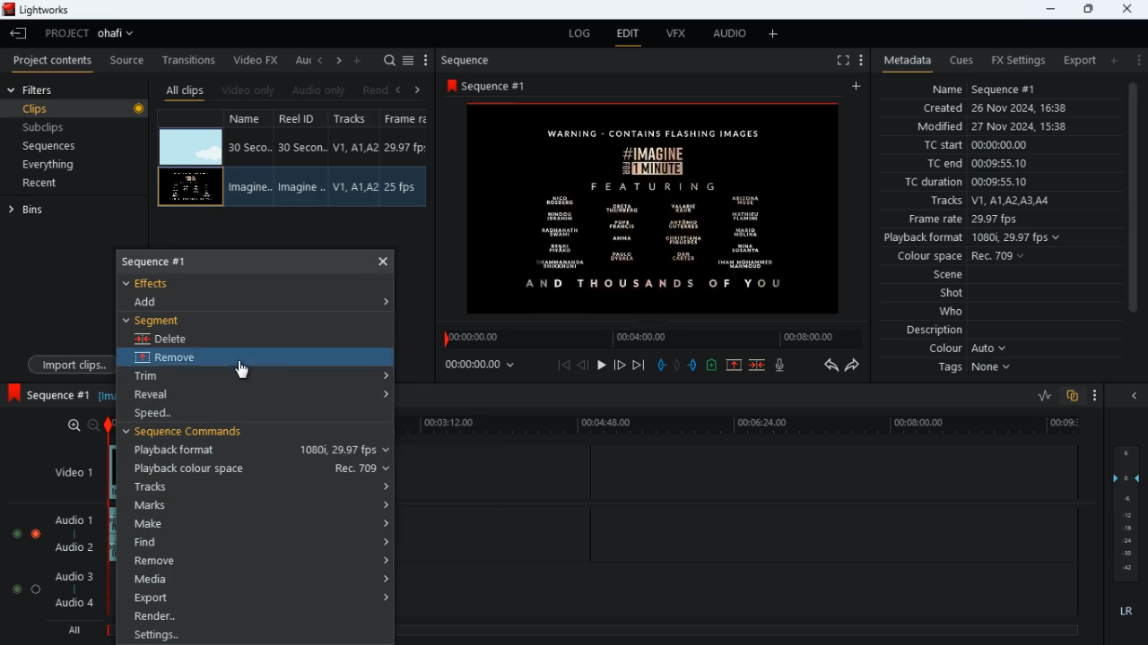 The height and width of the screenshot is (645, 1148). Describe the element at coordinates (1047, 9) in the screenshot. I see `minimize` at that location.